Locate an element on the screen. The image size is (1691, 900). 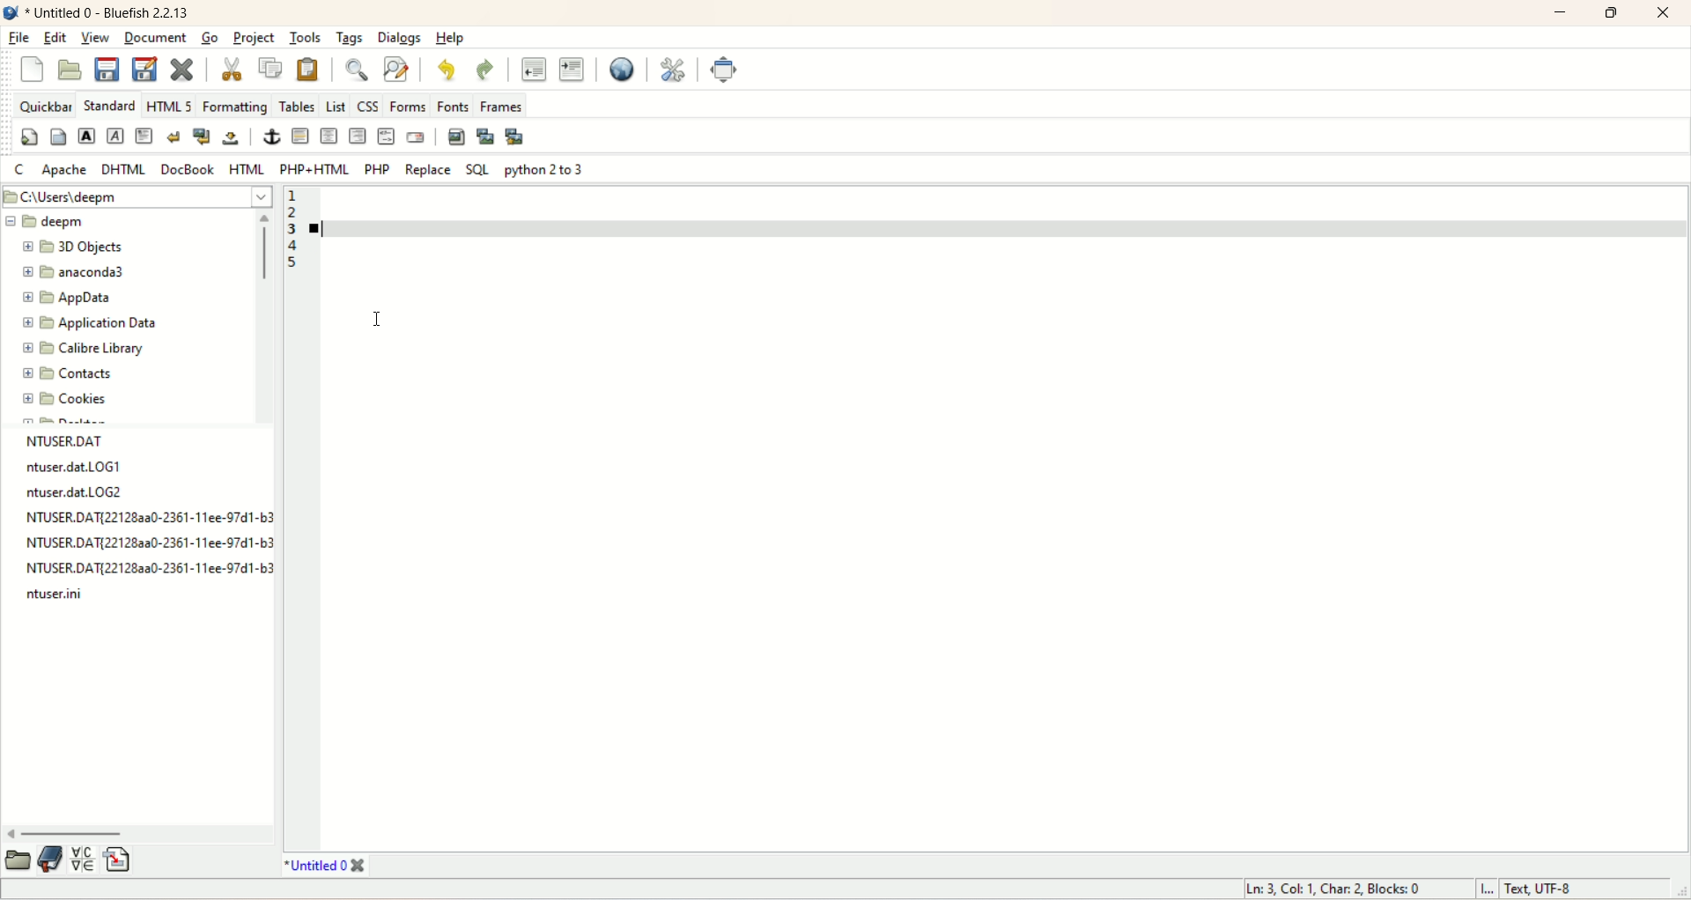
app data is located at coordinates (69, 299).